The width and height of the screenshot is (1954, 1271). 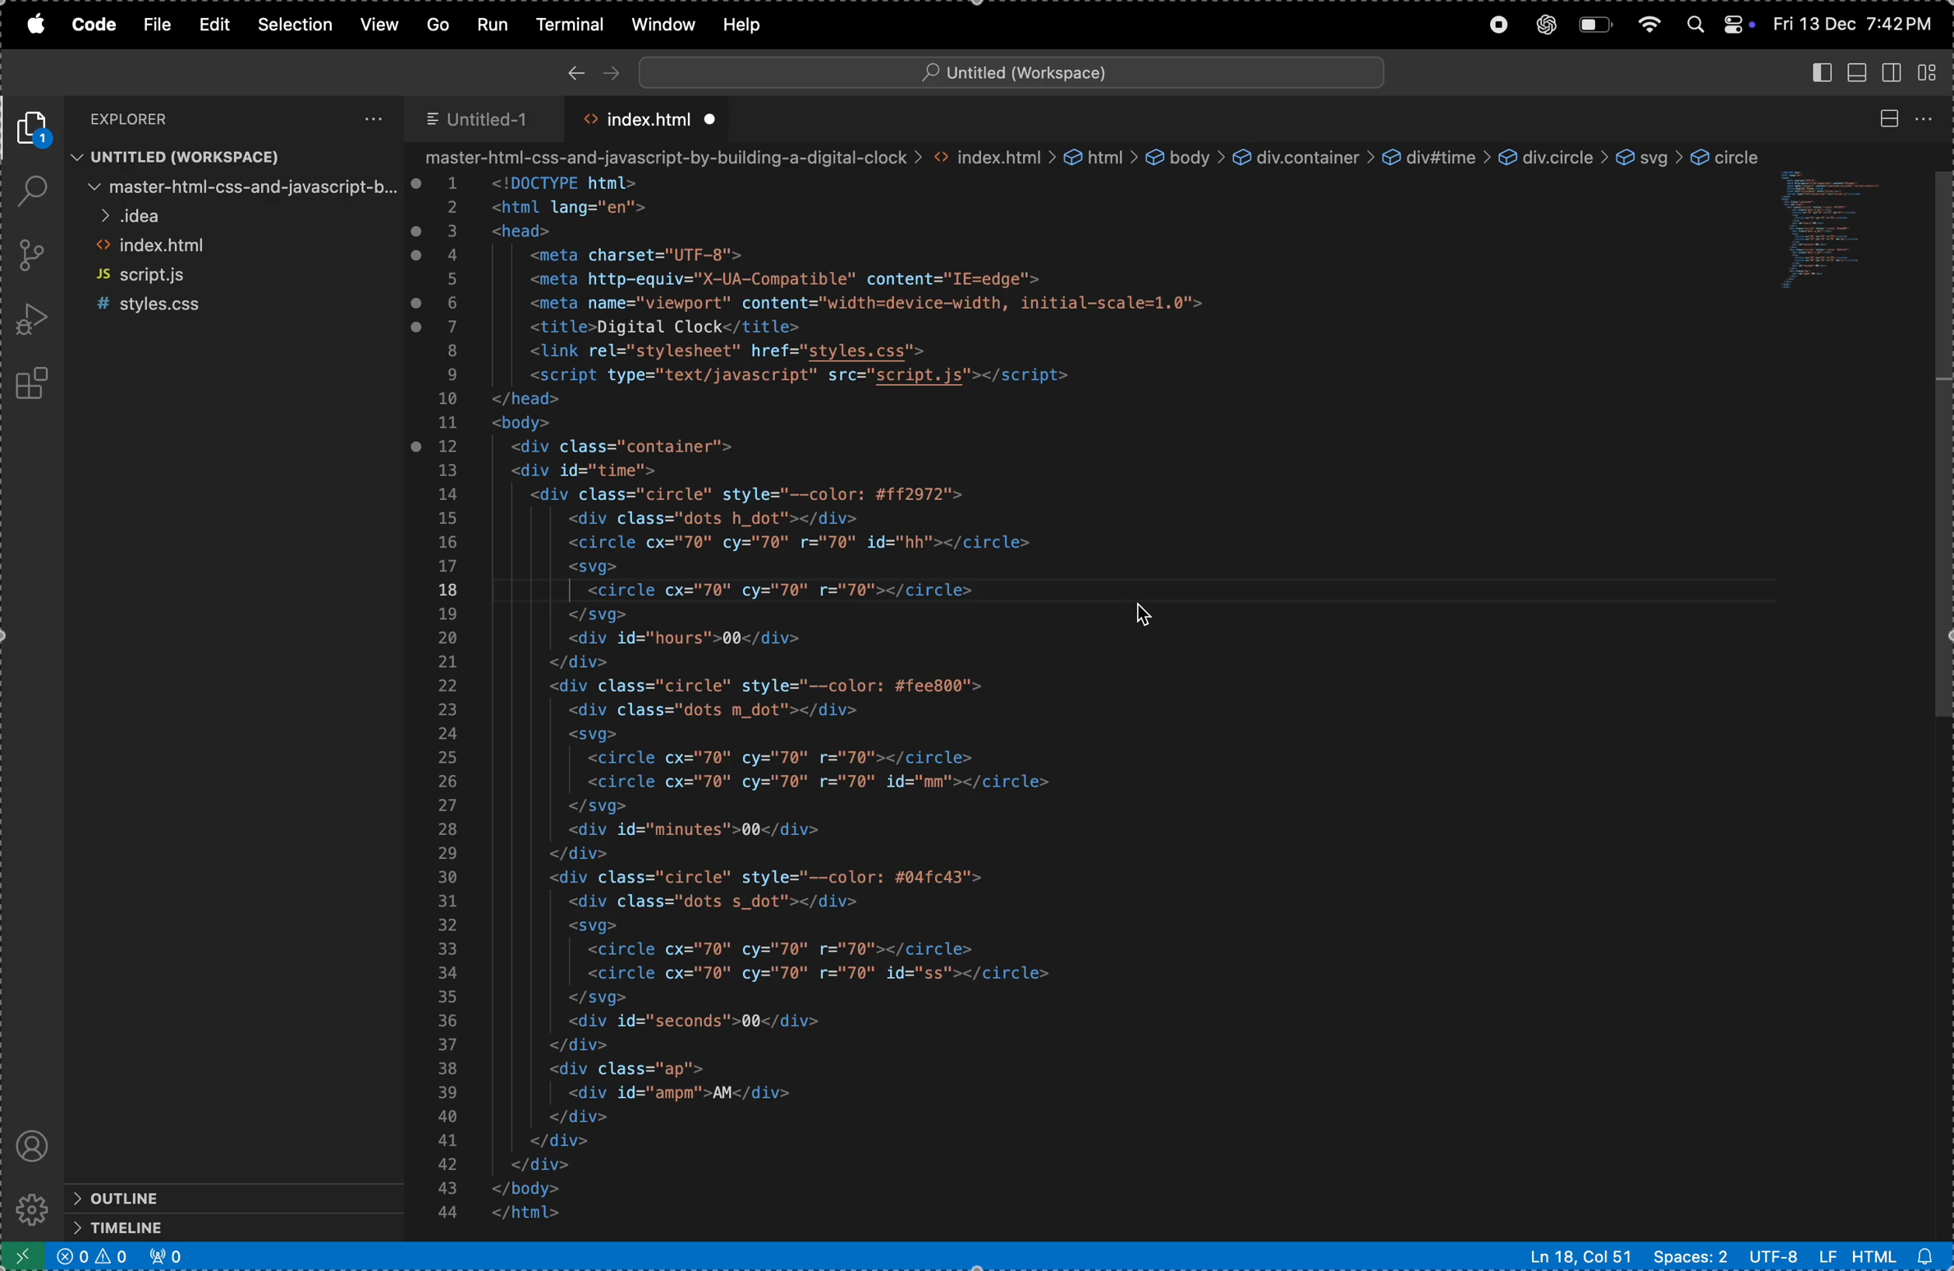 I want to click on source control, so click(x=32, y=257).